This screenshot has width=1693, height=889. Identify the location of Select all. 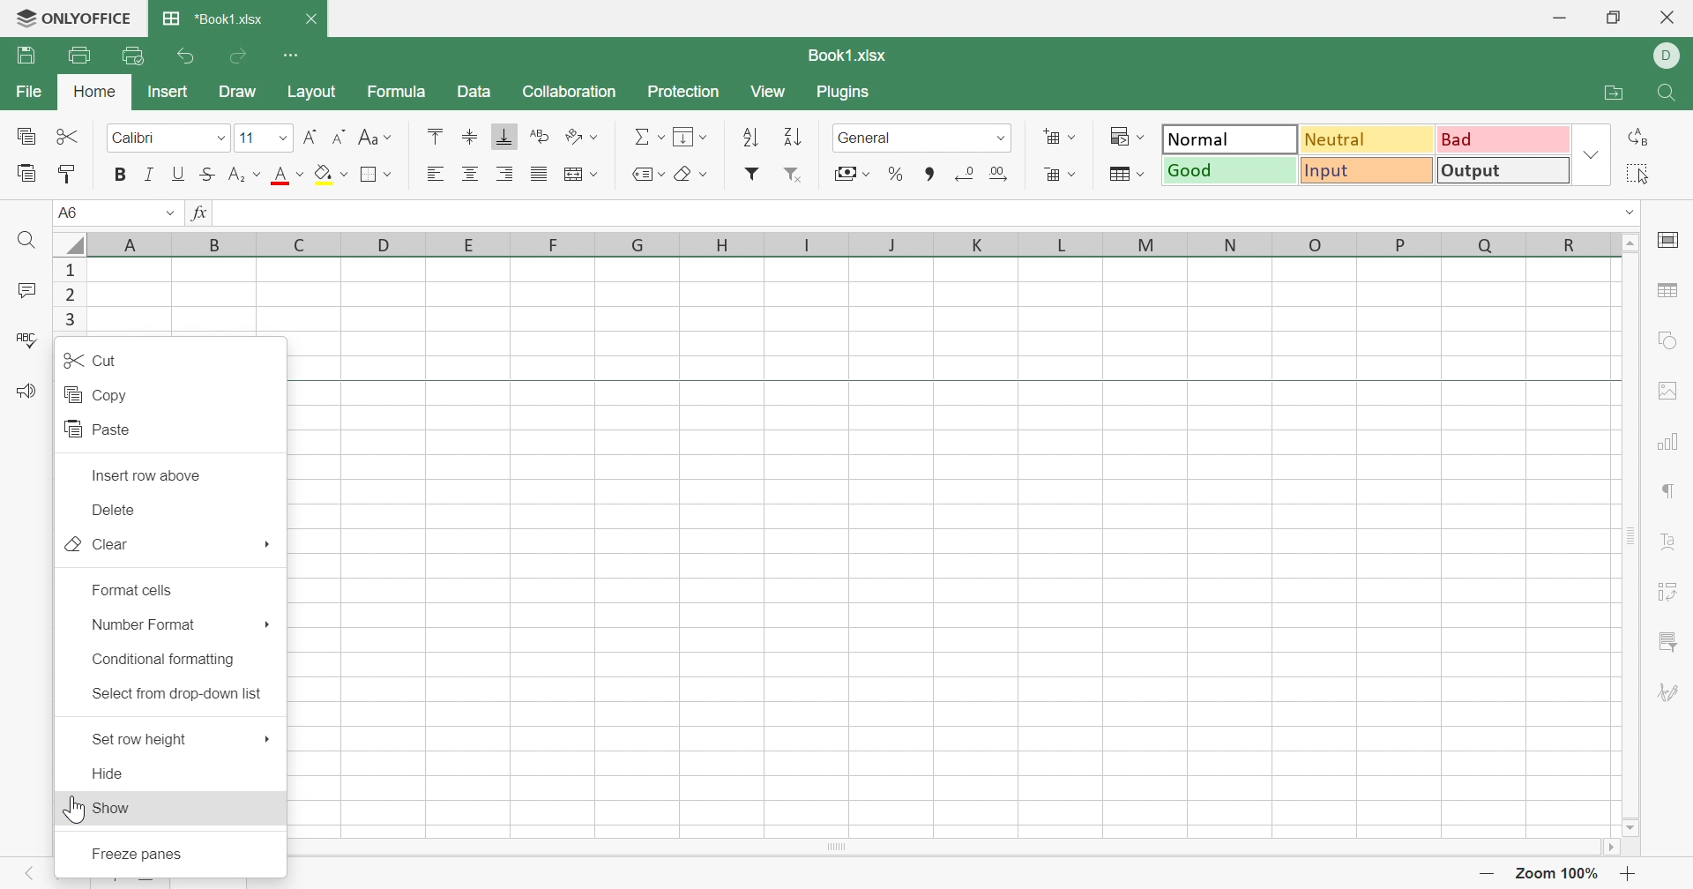
(1641, 174).